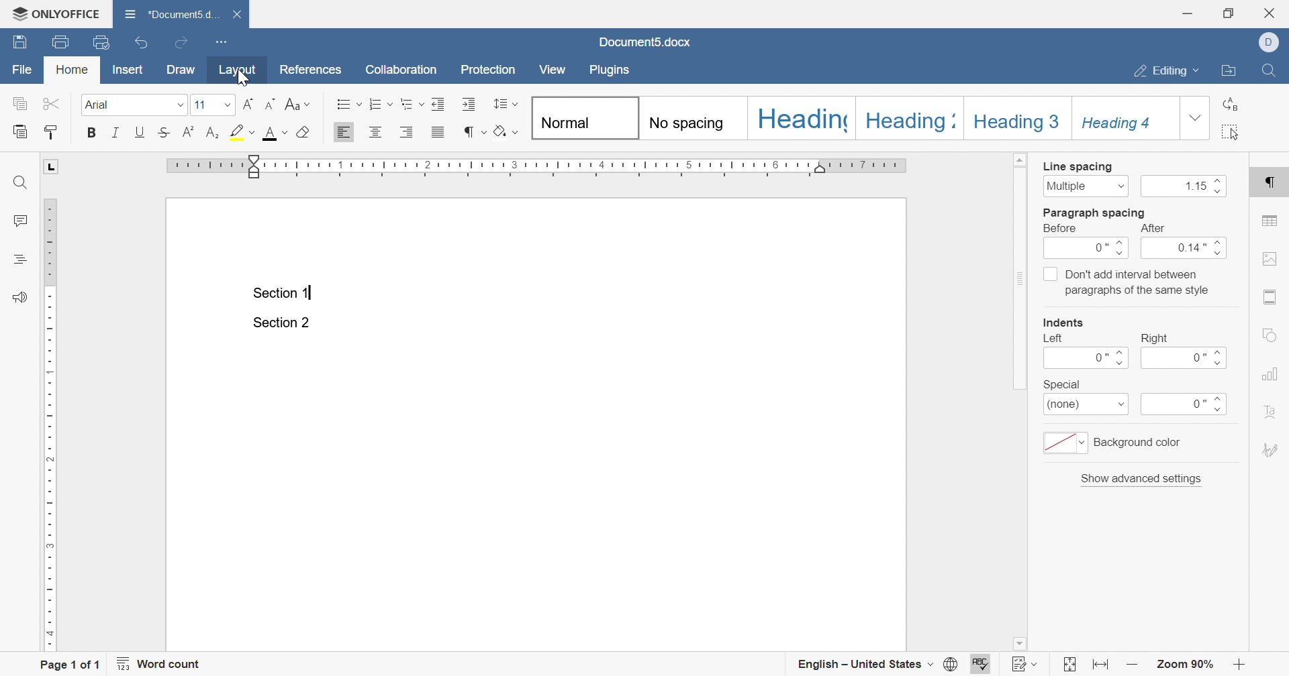 Image resolution: width=1289 pixels, height=676 pixels. Describe the element at coordinates (476, 132) in the screenshot. I see `nonprinting characters` at that location.